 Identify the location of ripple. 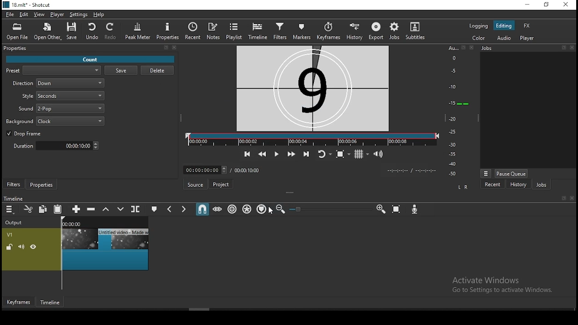
(231, 209).